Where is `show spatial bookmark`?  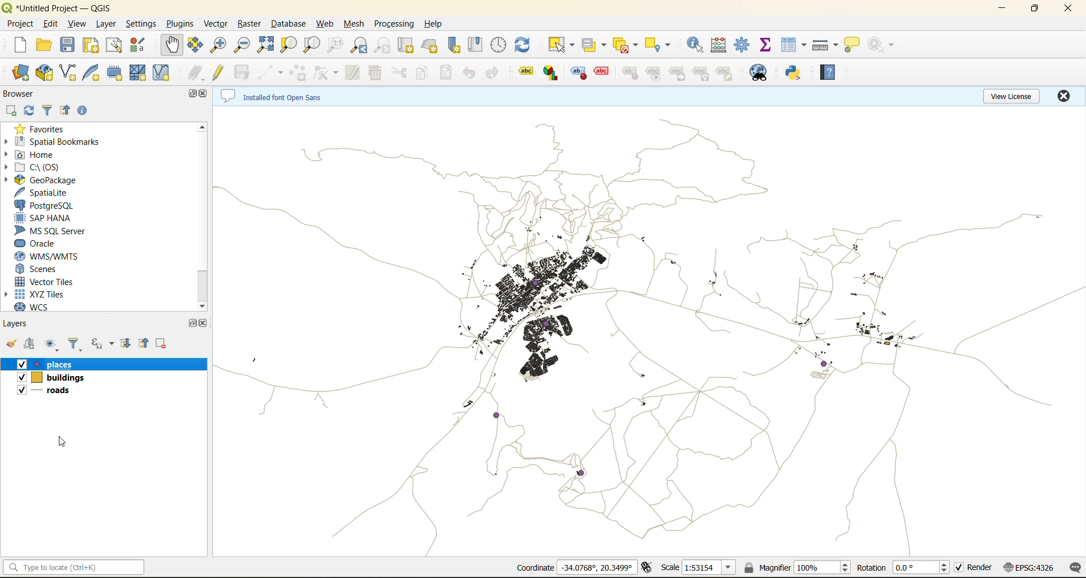
show spatial bookmark is located at coordinates (479, 44).